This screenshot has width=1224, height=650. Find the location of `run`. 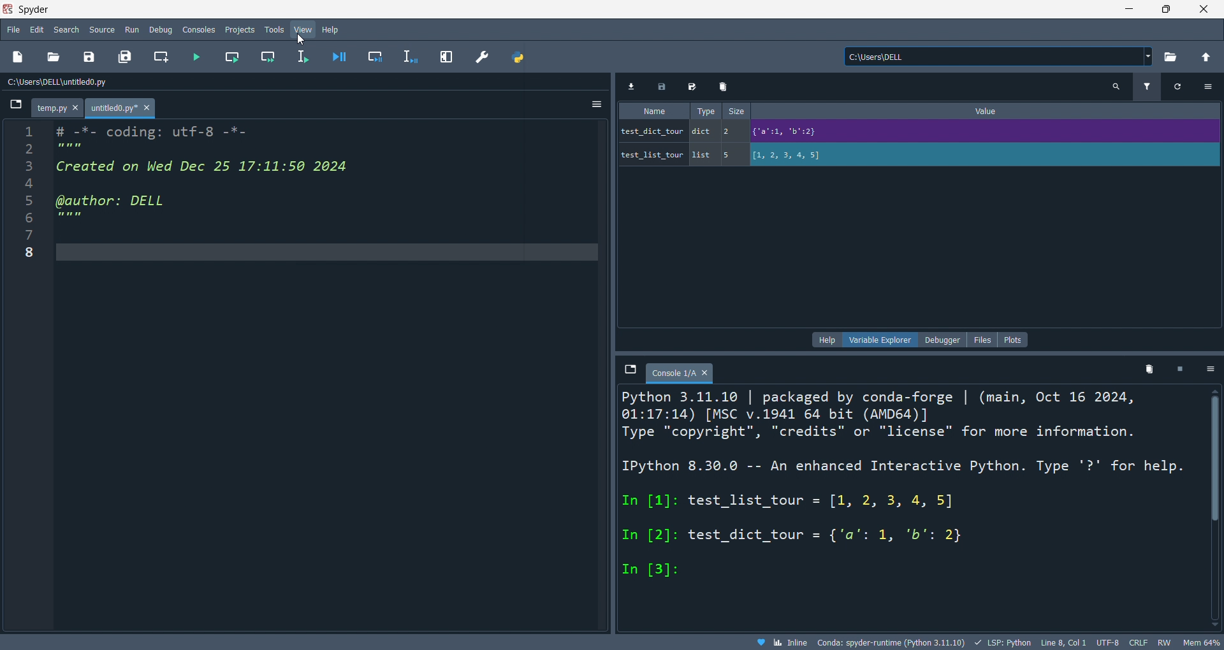

run is located at coordinates (134, 30).